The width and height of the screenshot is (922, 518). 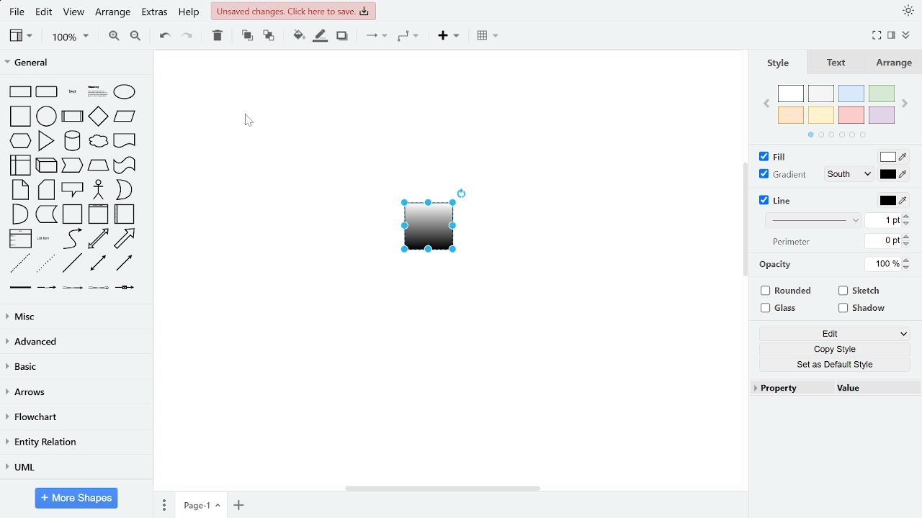 I want to click on cursor, so click(x=249, y=121).